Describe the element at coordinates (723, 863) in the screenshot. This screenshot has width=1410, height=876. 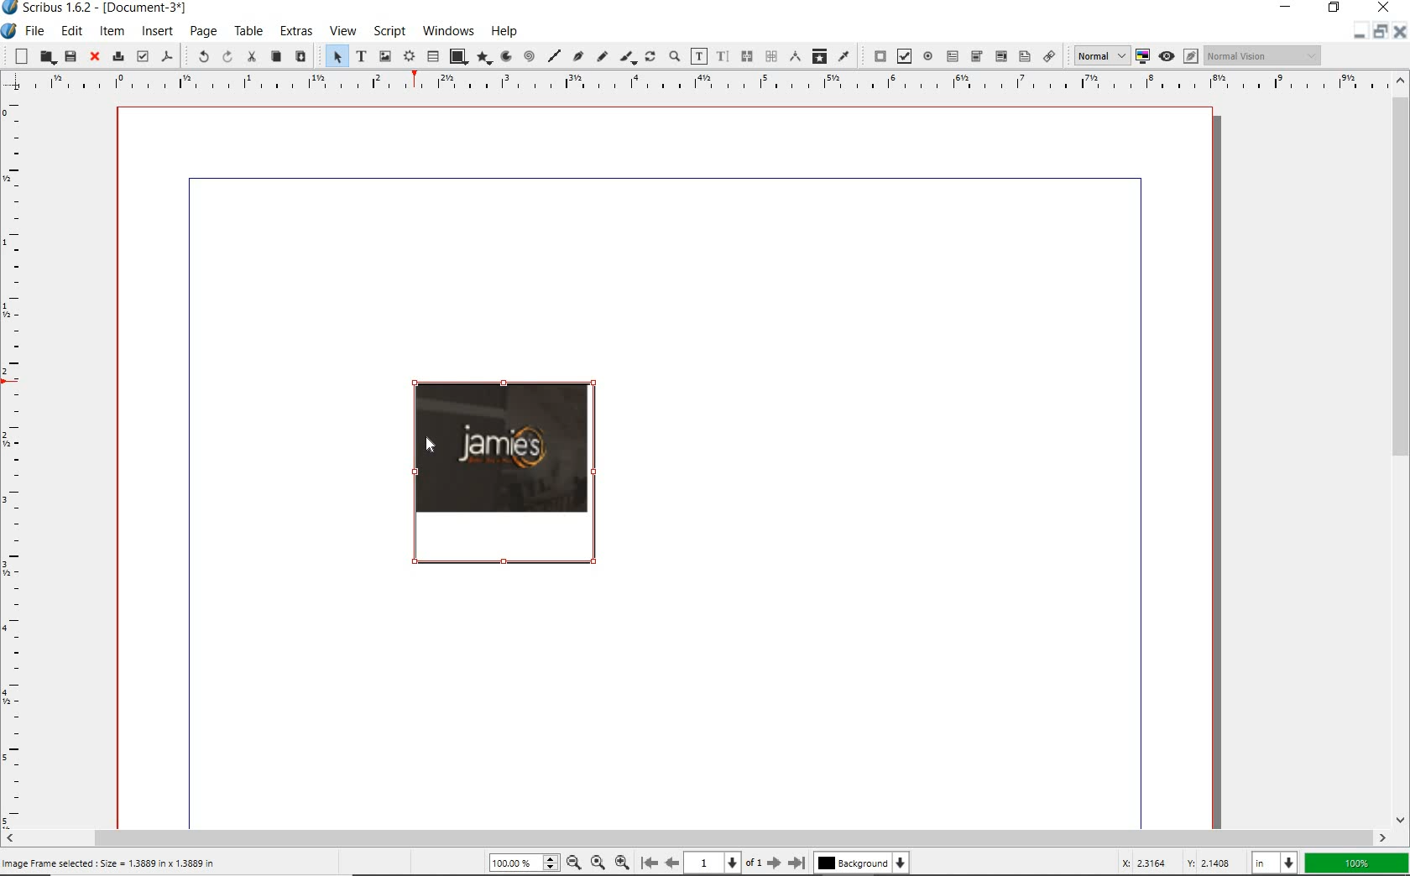
I see `current page` at that location.